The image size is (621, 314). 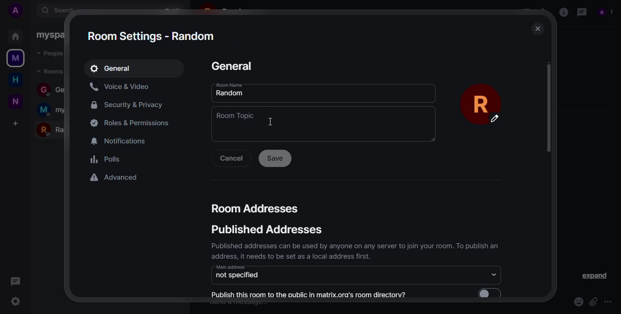 What do you see at coordinates (63, 10) in the screenshot?
I see `search` at bounding box center [63, 10].